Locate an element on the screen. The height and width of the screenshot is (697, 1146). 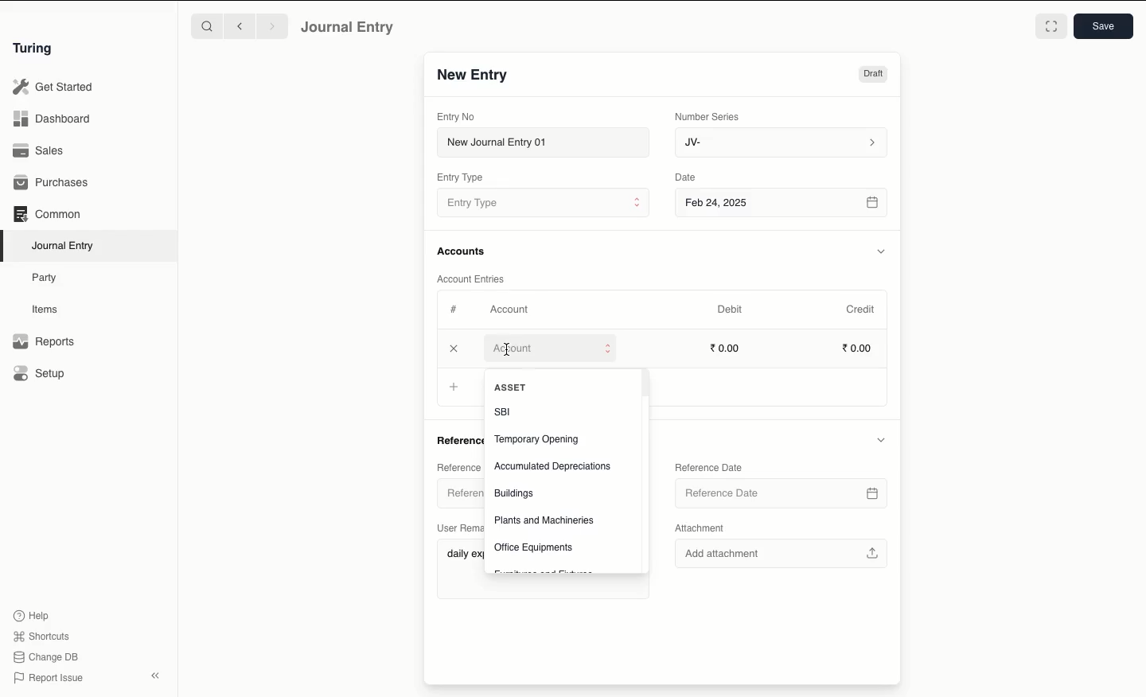
Purchases is located at coordinates (52, 184).